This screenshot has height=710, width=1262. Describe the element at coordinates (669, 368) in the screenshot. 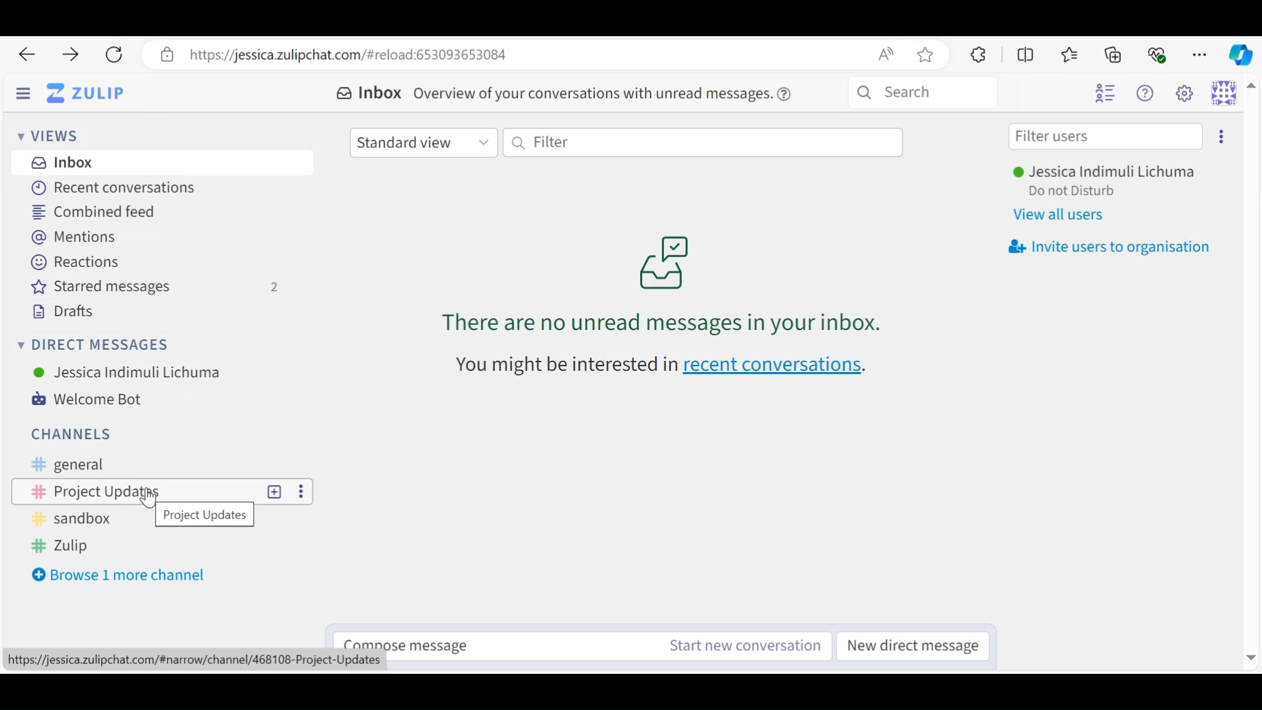

I see `recent conversations` at that location.